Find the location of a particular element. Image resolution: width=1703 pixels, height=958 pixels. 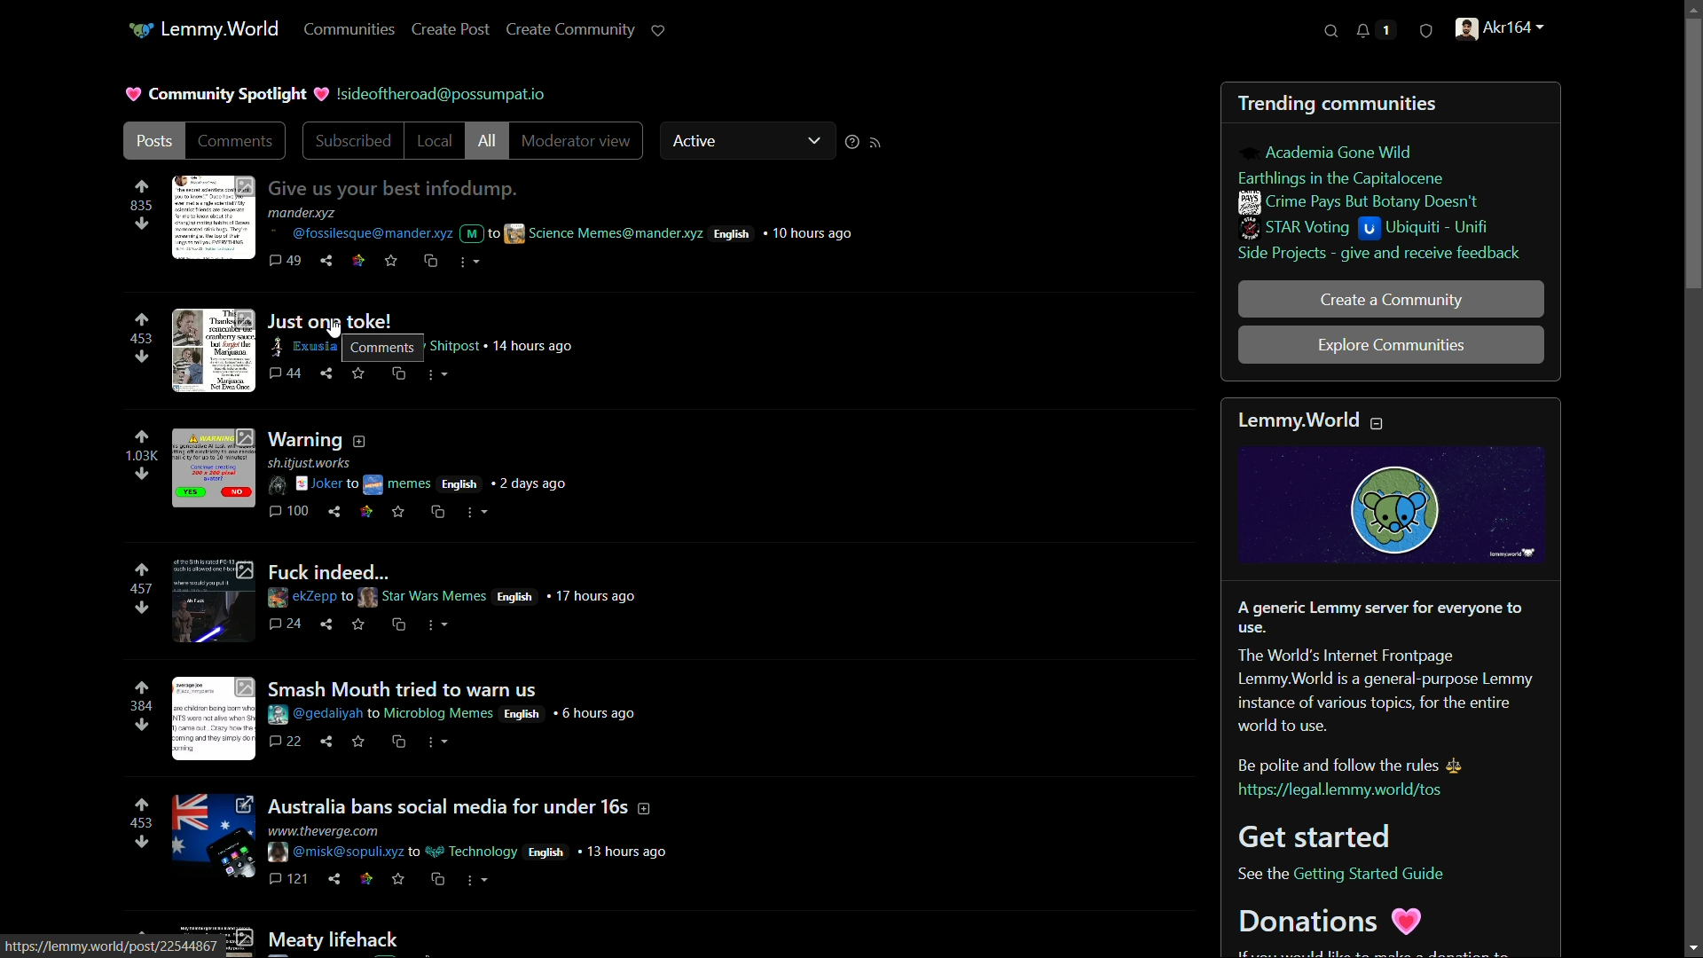

Donations  is located at coordinates (1333, 922).